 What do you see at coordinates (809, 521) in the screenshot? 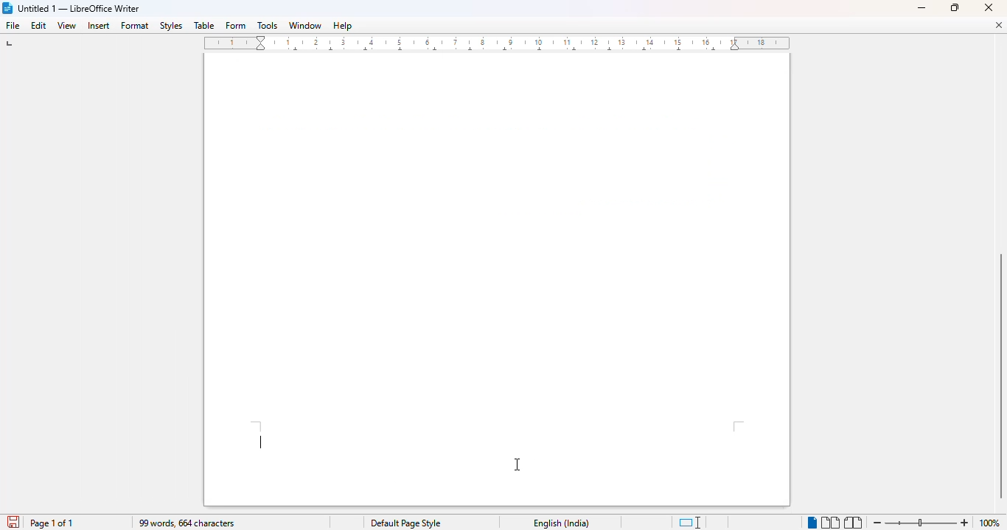
I see `single page view` at bounding box center [809, 521].